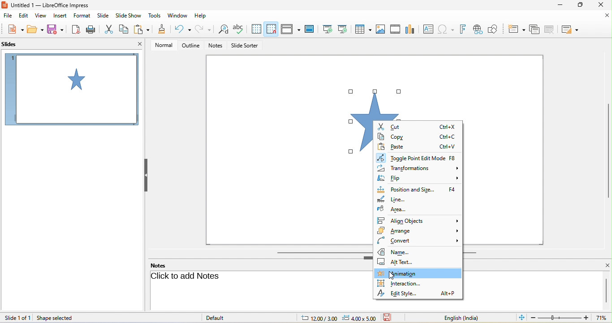  Describe the element at coordinates (581, 4) in the screenshot. I see `maximize` at that location.